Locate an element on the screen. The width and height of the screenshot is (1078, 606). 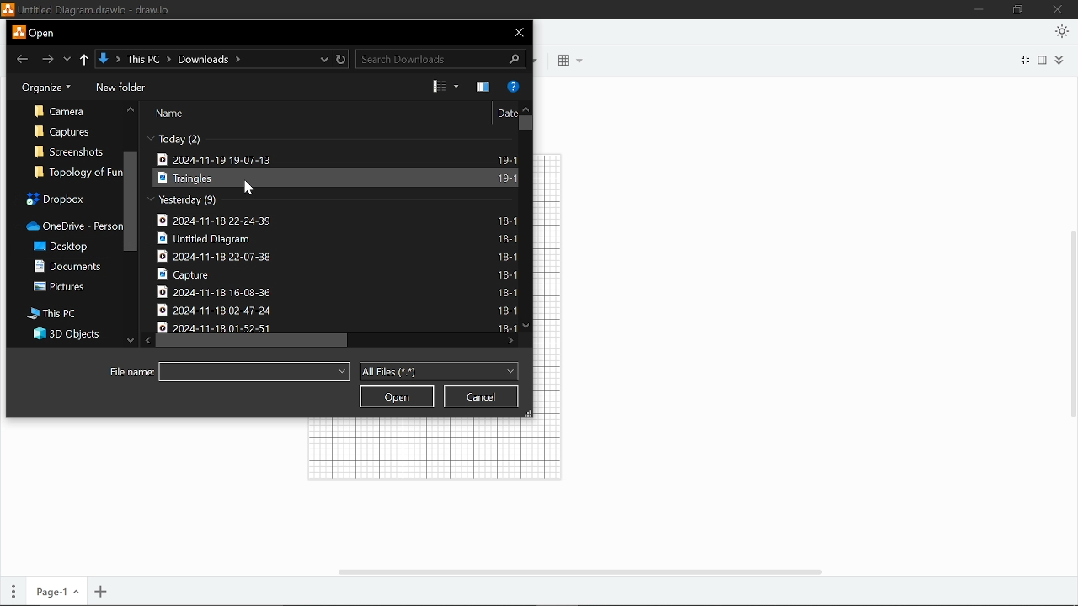
2024-11-19 19-07-13            19-1 is located at coordinates (336, 157).